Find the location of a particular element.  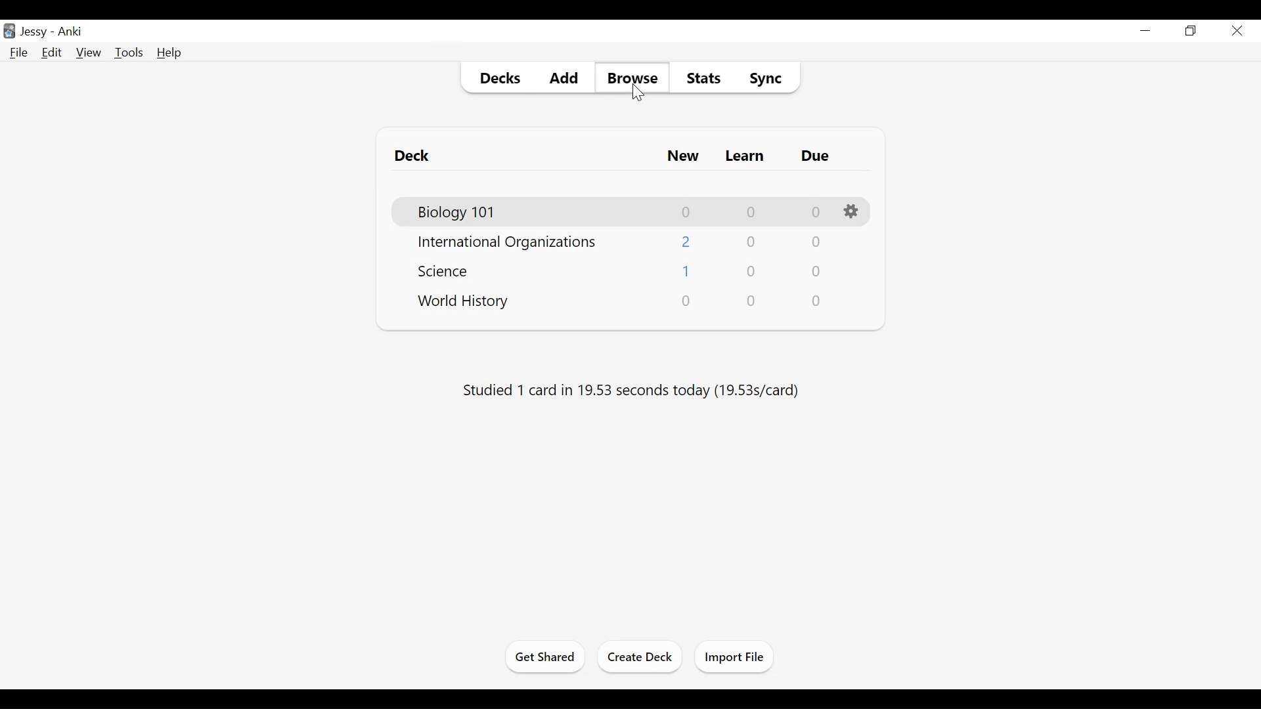

Due Card Count is located at coordinates (815, 271).